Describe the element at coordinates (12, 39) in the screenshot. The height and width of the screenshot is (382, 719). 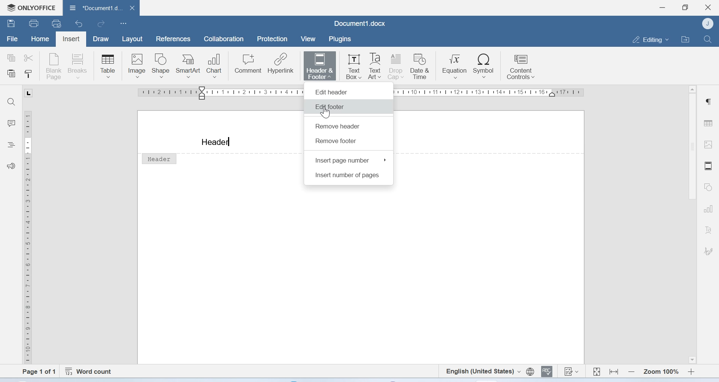
I see `File` at that location.